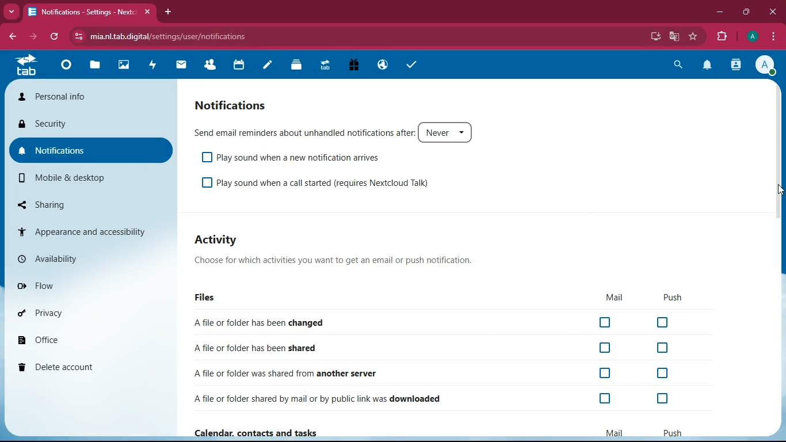 The image size is (786, 442). I want to click on A file or folder was shared from another server, so click(286, 375).